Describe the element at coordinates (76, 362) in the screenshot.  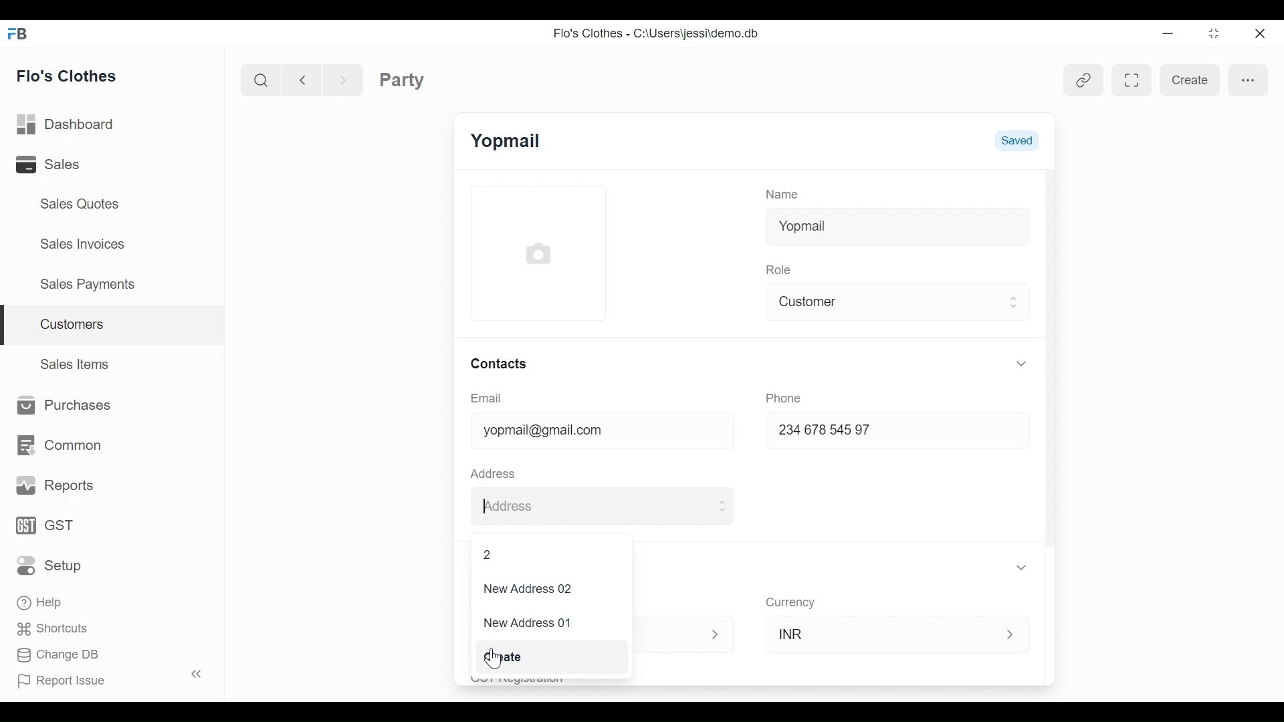
I see `Sales Items` at that location.